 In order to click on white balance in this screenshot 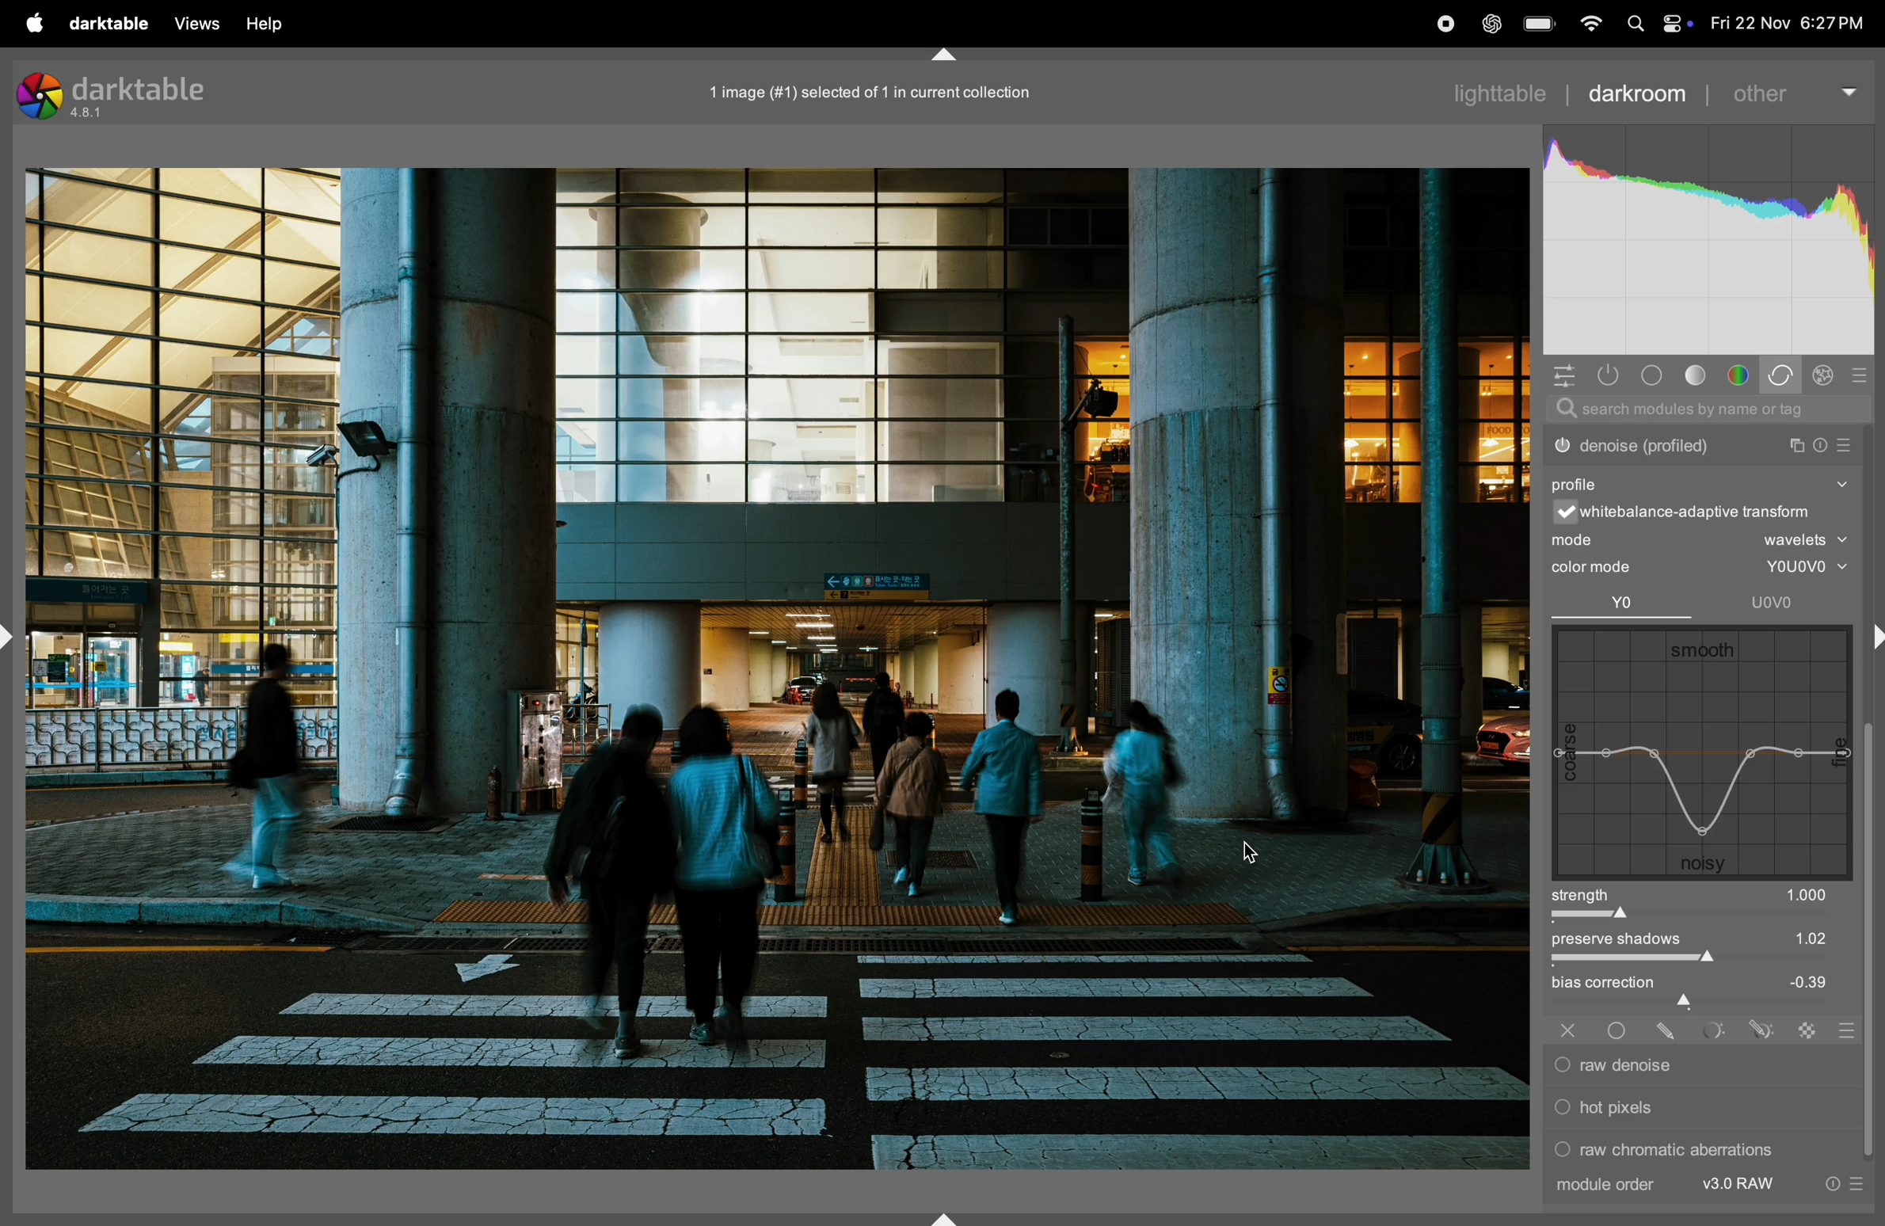, I will do `click(1684, 512)`.